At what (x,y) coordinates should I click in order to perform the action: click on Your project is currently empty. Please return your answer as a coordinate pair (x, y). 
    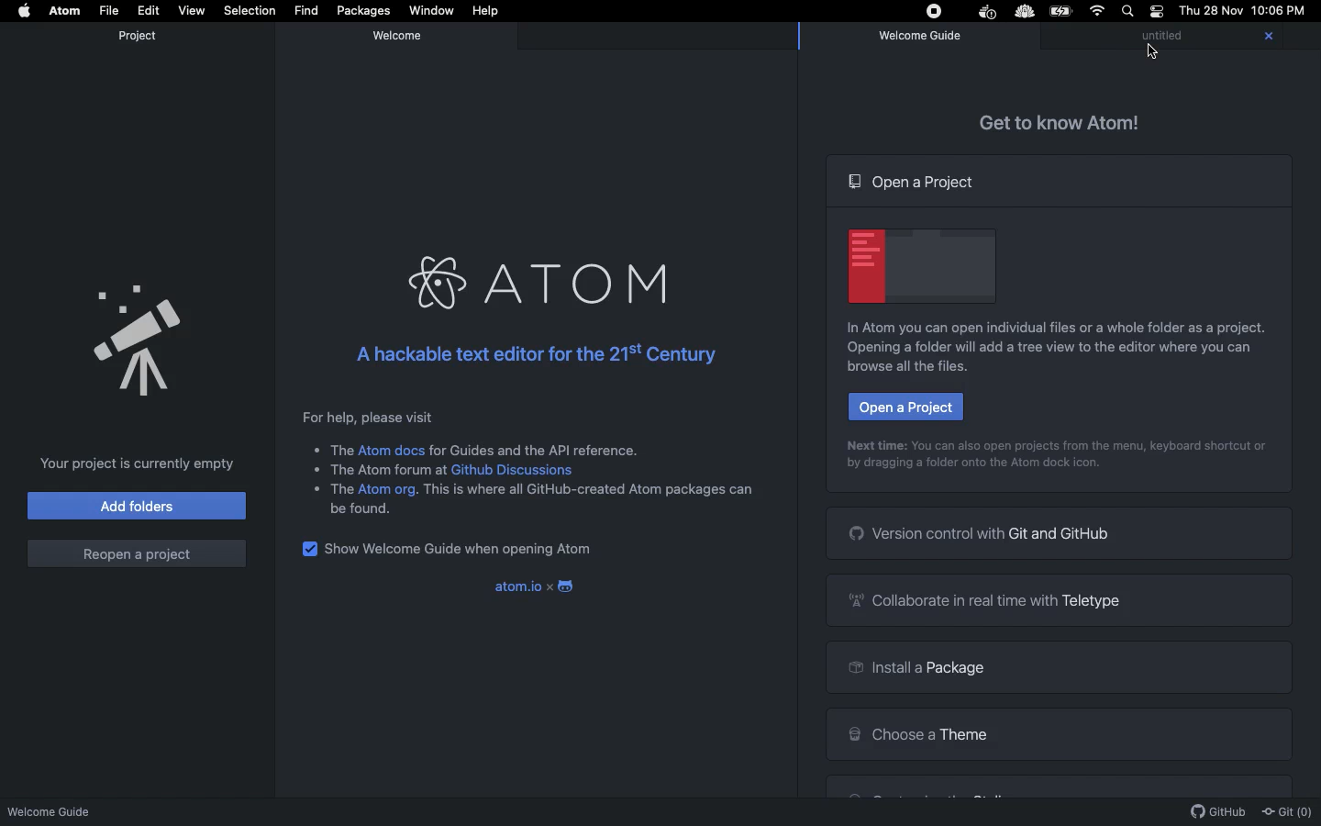
    Looking at the image, I should click on (137, 462).